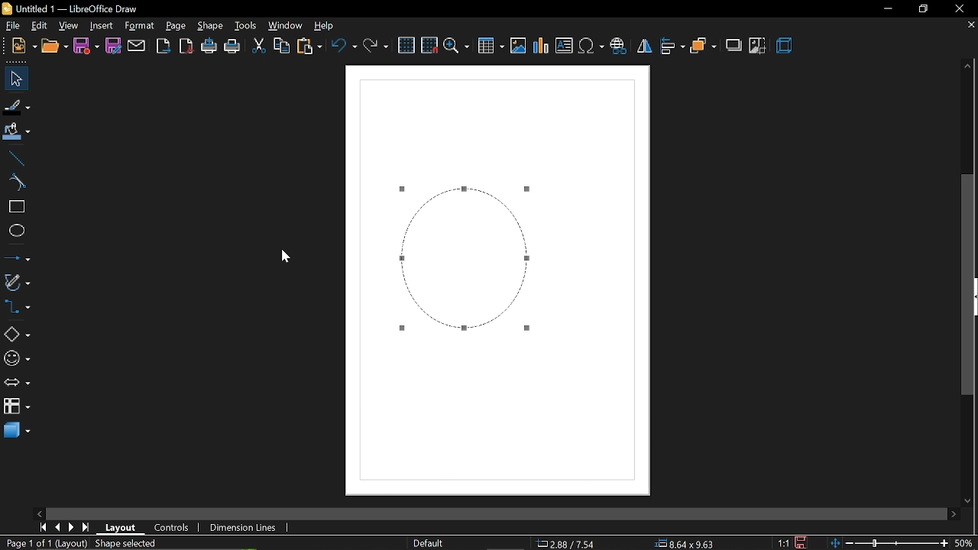  Describe the element at coordinates (72, 526) in the screenshot. I see `next page` at that location.